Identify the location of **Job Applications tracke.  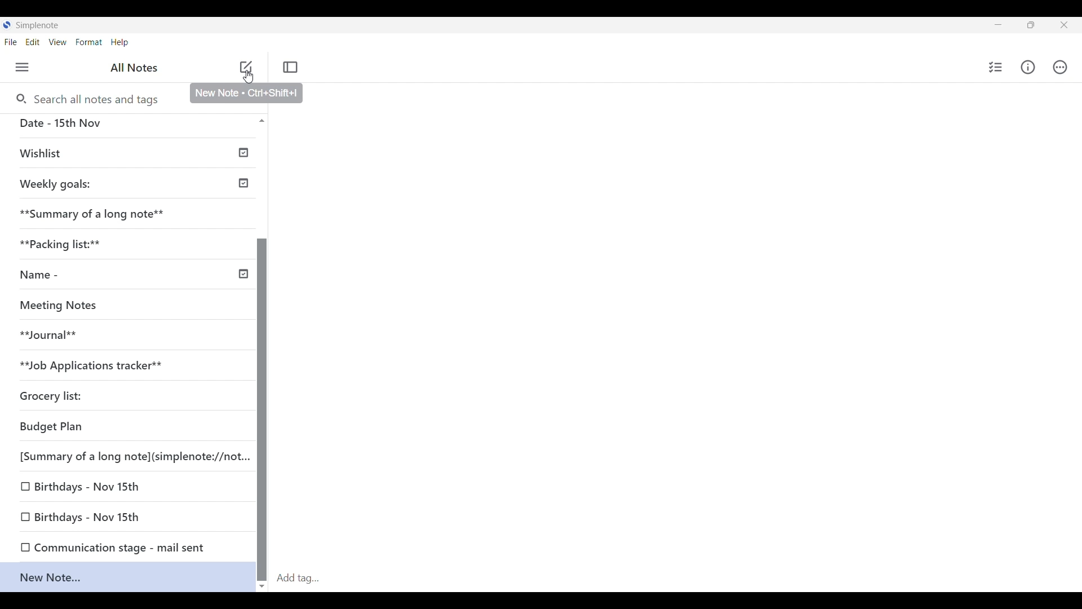
(88, 365).